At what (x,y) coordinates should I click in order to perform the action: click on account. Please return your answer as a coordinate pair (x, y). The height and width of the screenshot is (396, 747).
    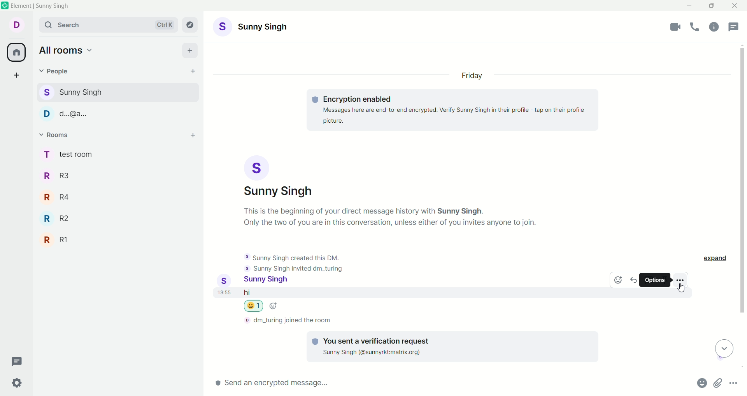
    Looking at the image, I should click on (276, 177).